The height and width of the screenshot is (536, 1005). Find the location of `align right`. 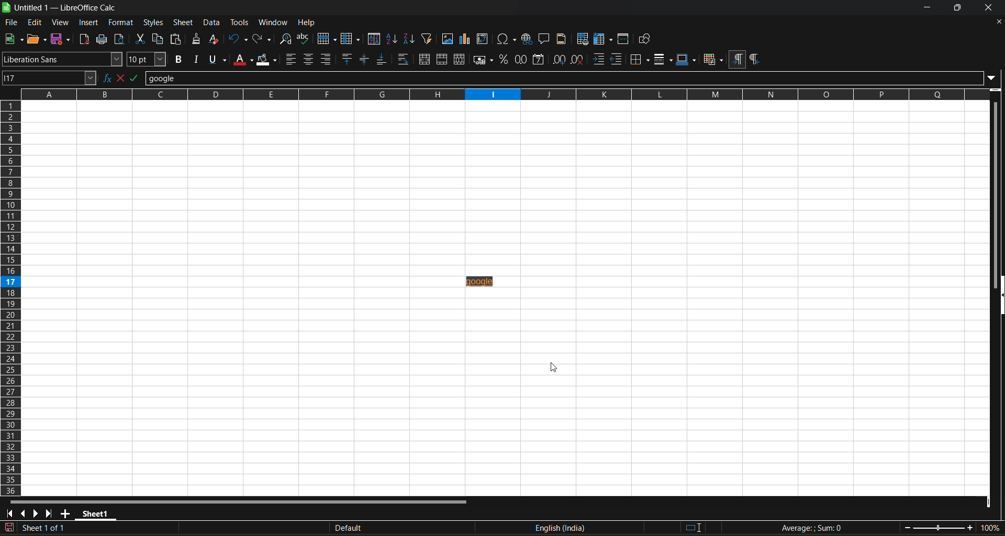

align right is located at coordinates (327, 59).